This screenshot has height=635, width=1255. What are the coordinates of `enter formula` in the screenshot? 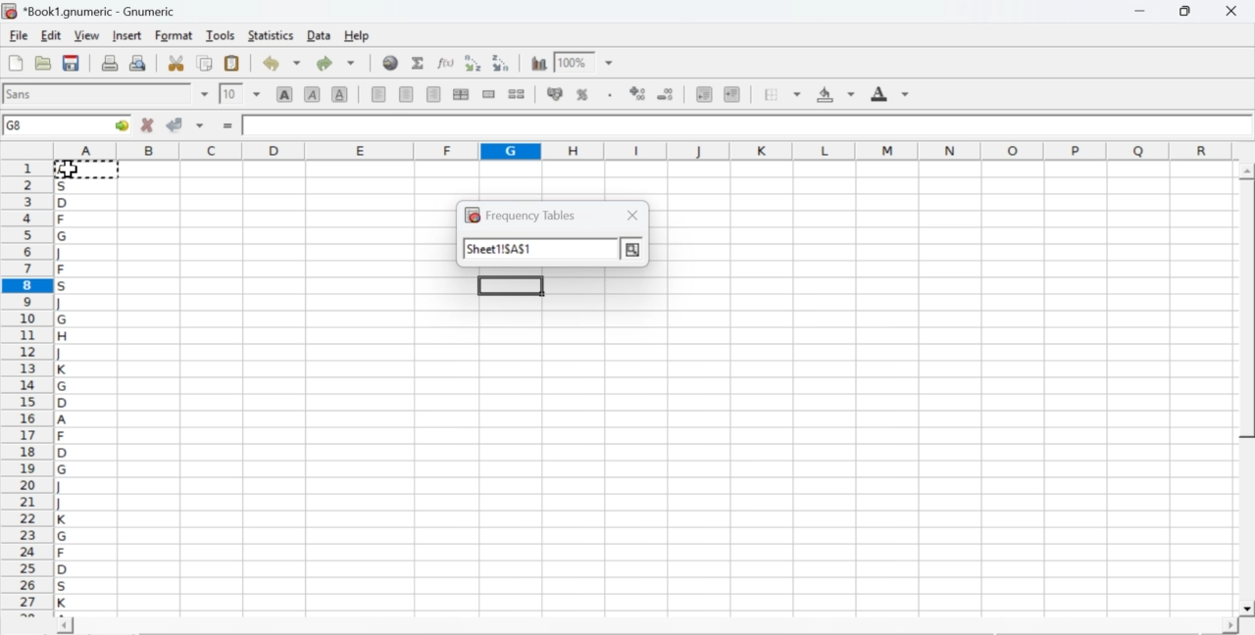 It's located at (229, 126).